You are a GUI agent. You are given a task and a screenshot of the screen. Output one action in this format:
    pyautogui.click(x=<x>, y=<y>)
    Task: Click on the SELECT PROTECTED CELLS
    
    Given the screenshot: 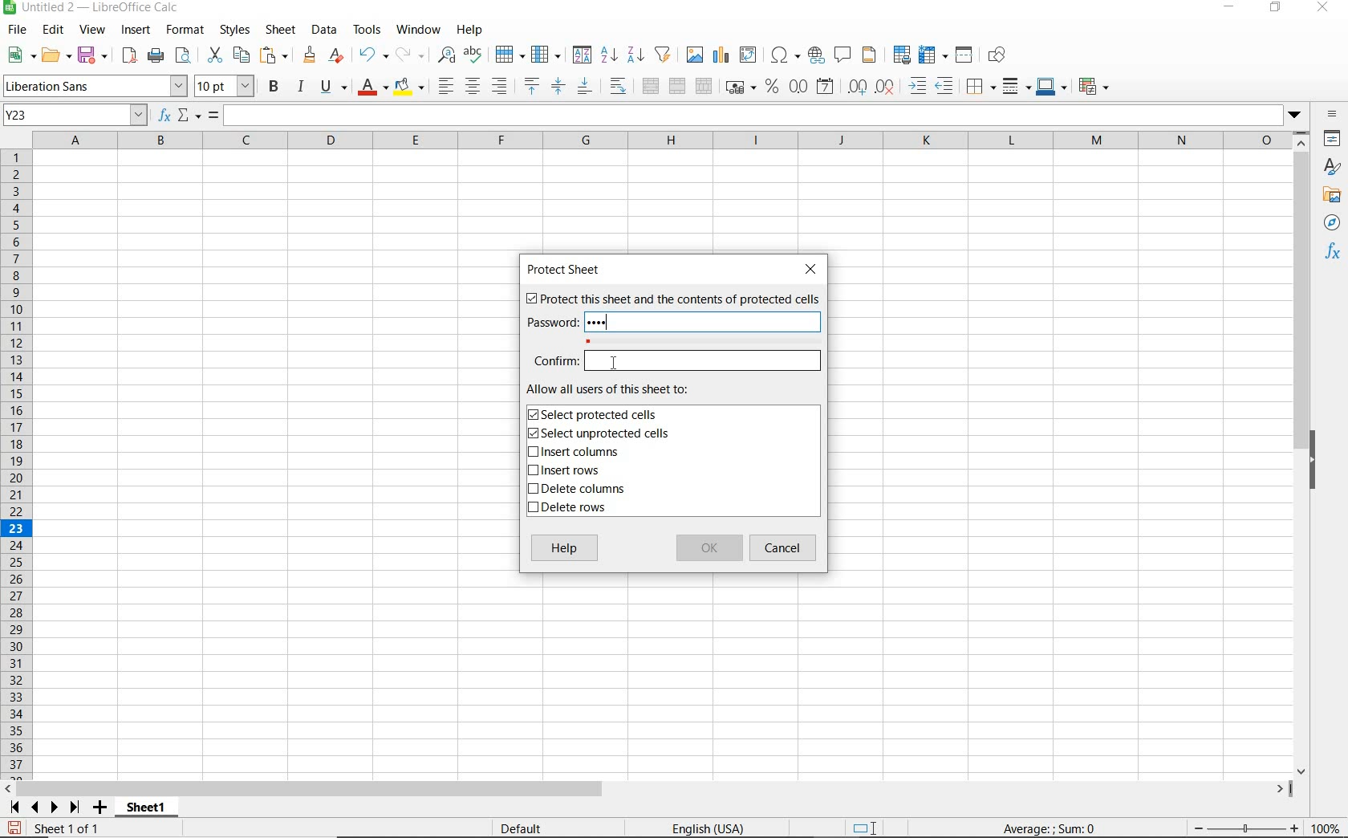 What is the action you would take?
    pyautogui.click(x=596, y=414)
    